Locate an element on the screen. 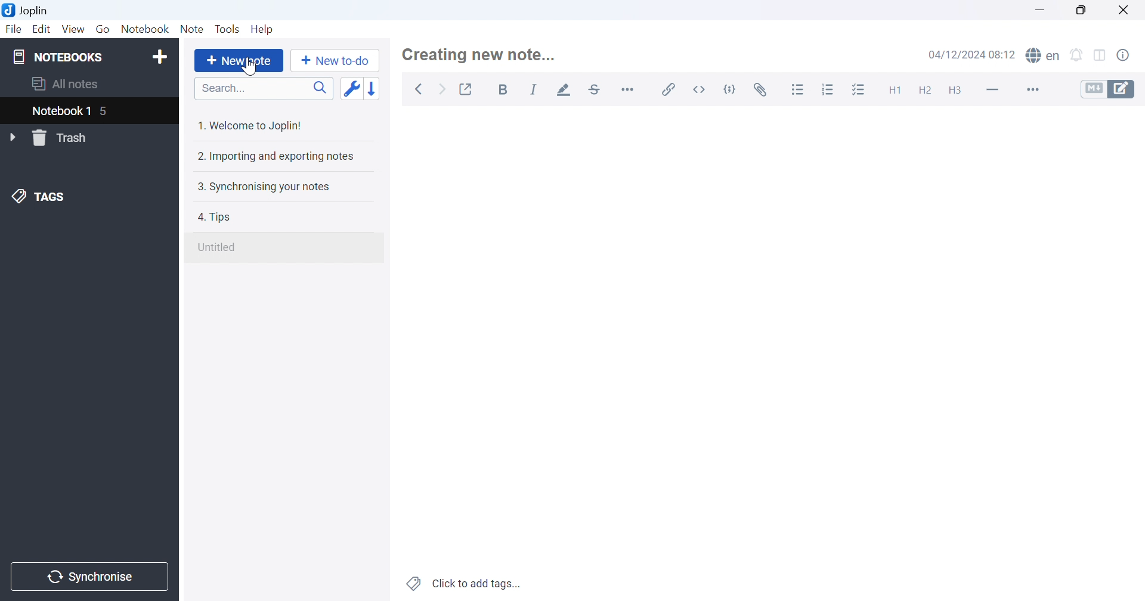 The width and height of the screenshot is (1145, 601). Heading 2 is located at coordinates (926, 89).